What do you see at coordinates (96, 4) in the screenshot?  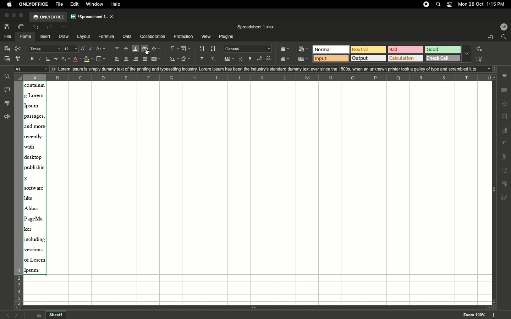 I see `Window` at bounding box center [96, 4].